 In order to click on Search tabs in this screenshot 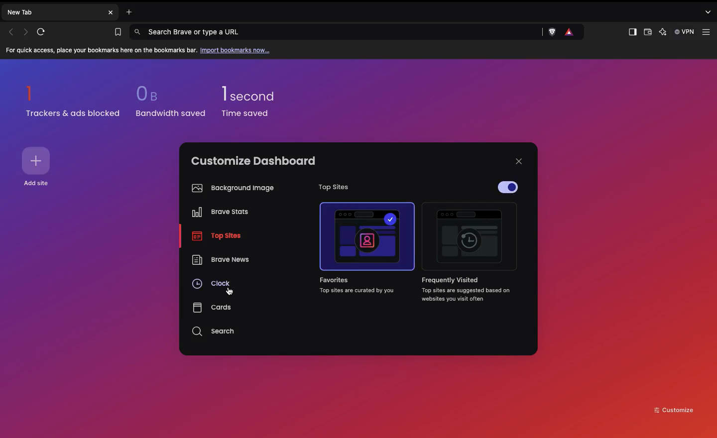, I will do `click(710, 11)`.